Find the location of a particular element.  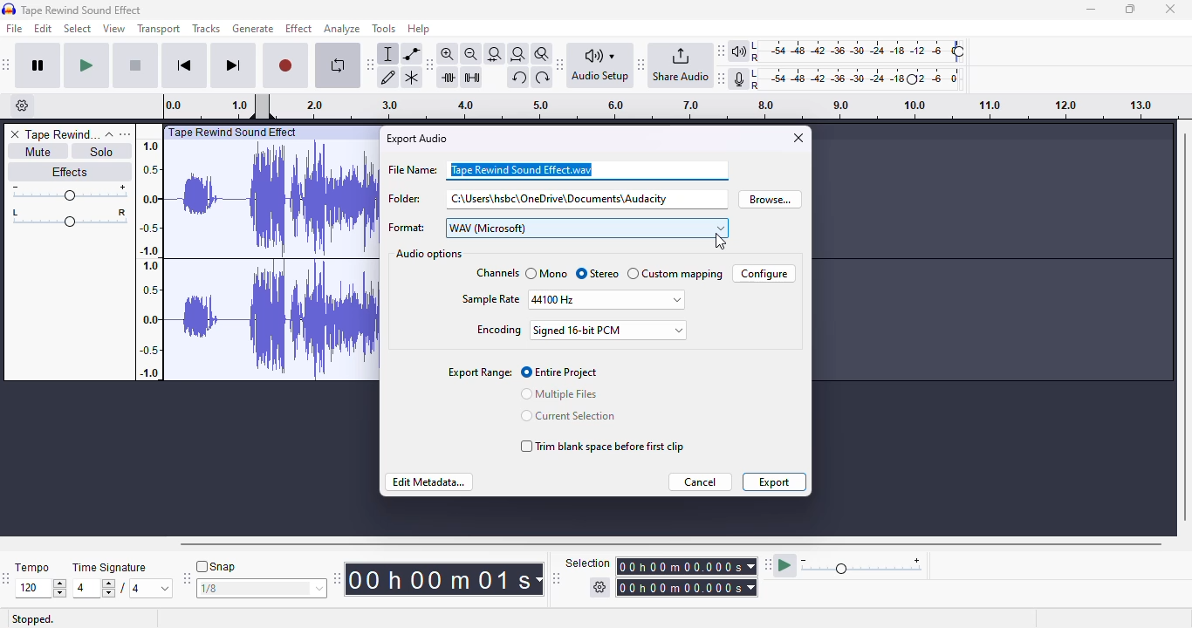

undo is located at coordinates (518, 78).